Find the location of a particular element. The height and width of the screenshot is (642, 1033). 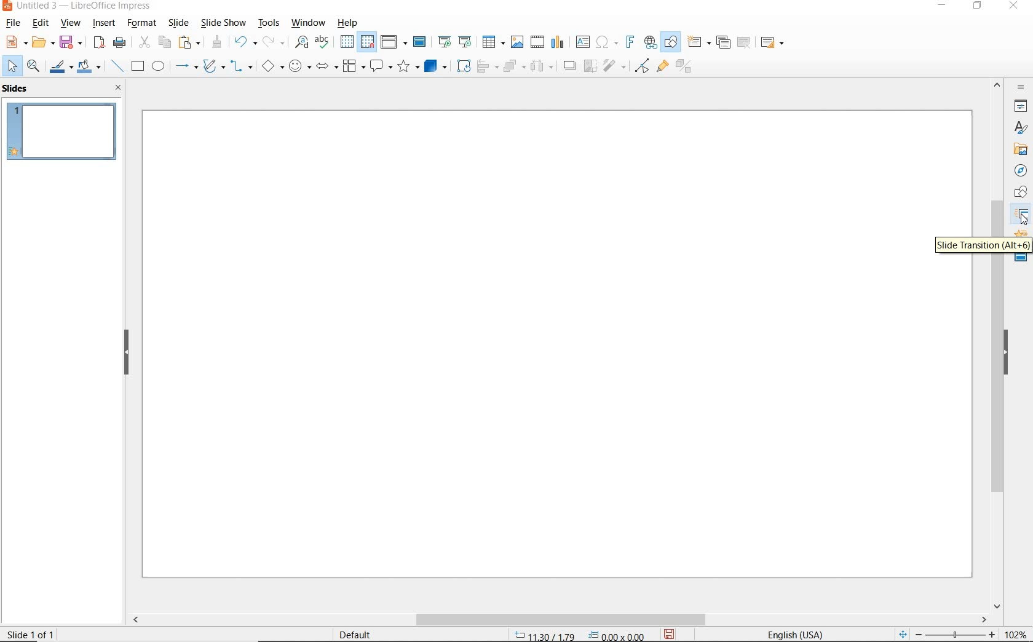

SHOW GLUE POINT FUNCTIONS is located at coordinates (664, 68).